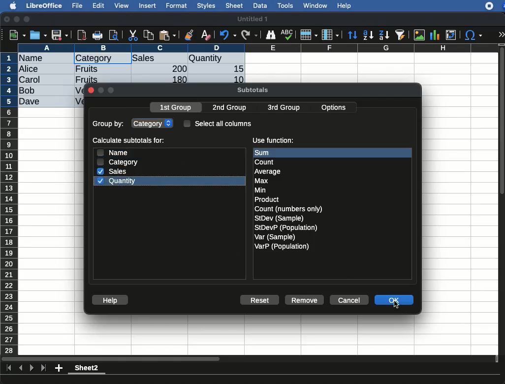  What do you see at coordinates (335, 106) in the screenshot?
I see `options ` at bounding box center [335, 106].